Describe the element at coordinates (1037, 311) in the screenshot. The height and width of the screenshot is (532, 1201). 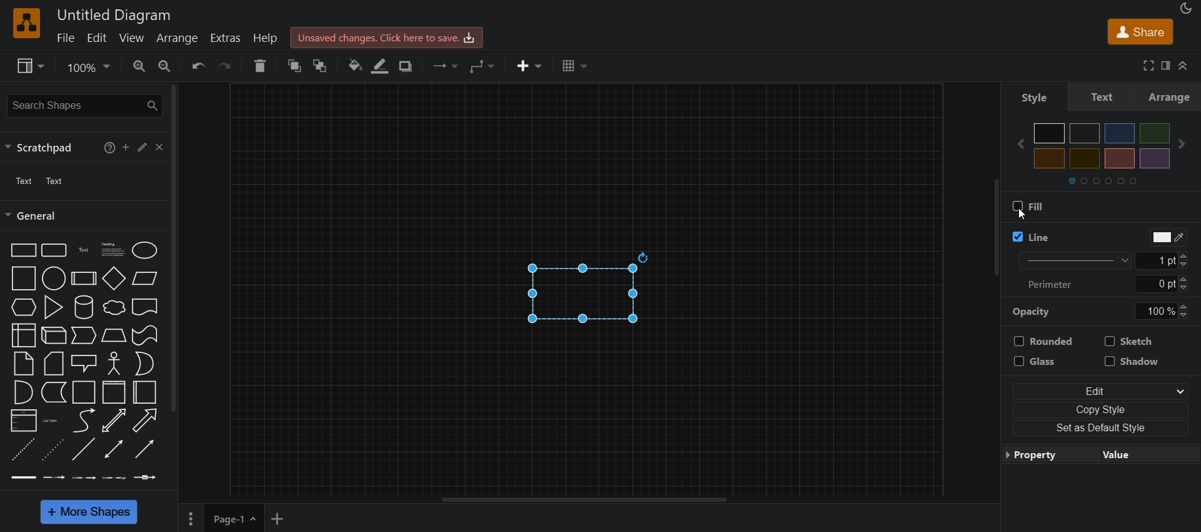
I see `opacity` at that location.